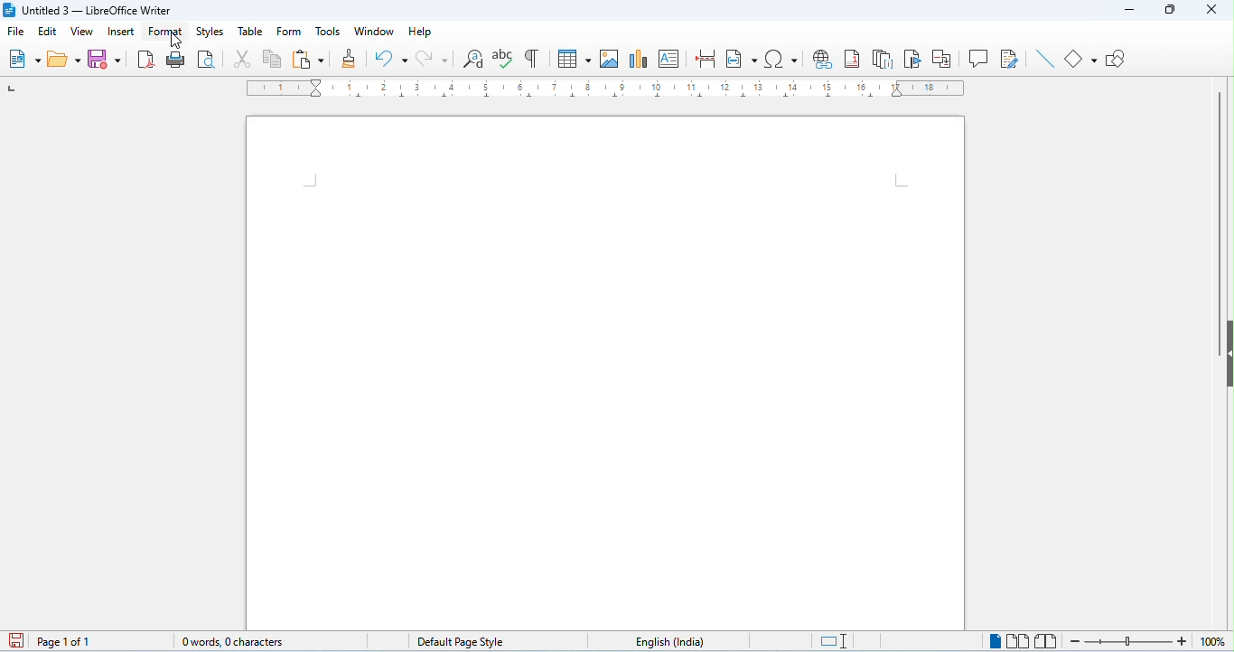 This screenshot has width=1234, height=652. Describe the element at coordinates (433, 59) in the screenshot. I see `redo` at that location.